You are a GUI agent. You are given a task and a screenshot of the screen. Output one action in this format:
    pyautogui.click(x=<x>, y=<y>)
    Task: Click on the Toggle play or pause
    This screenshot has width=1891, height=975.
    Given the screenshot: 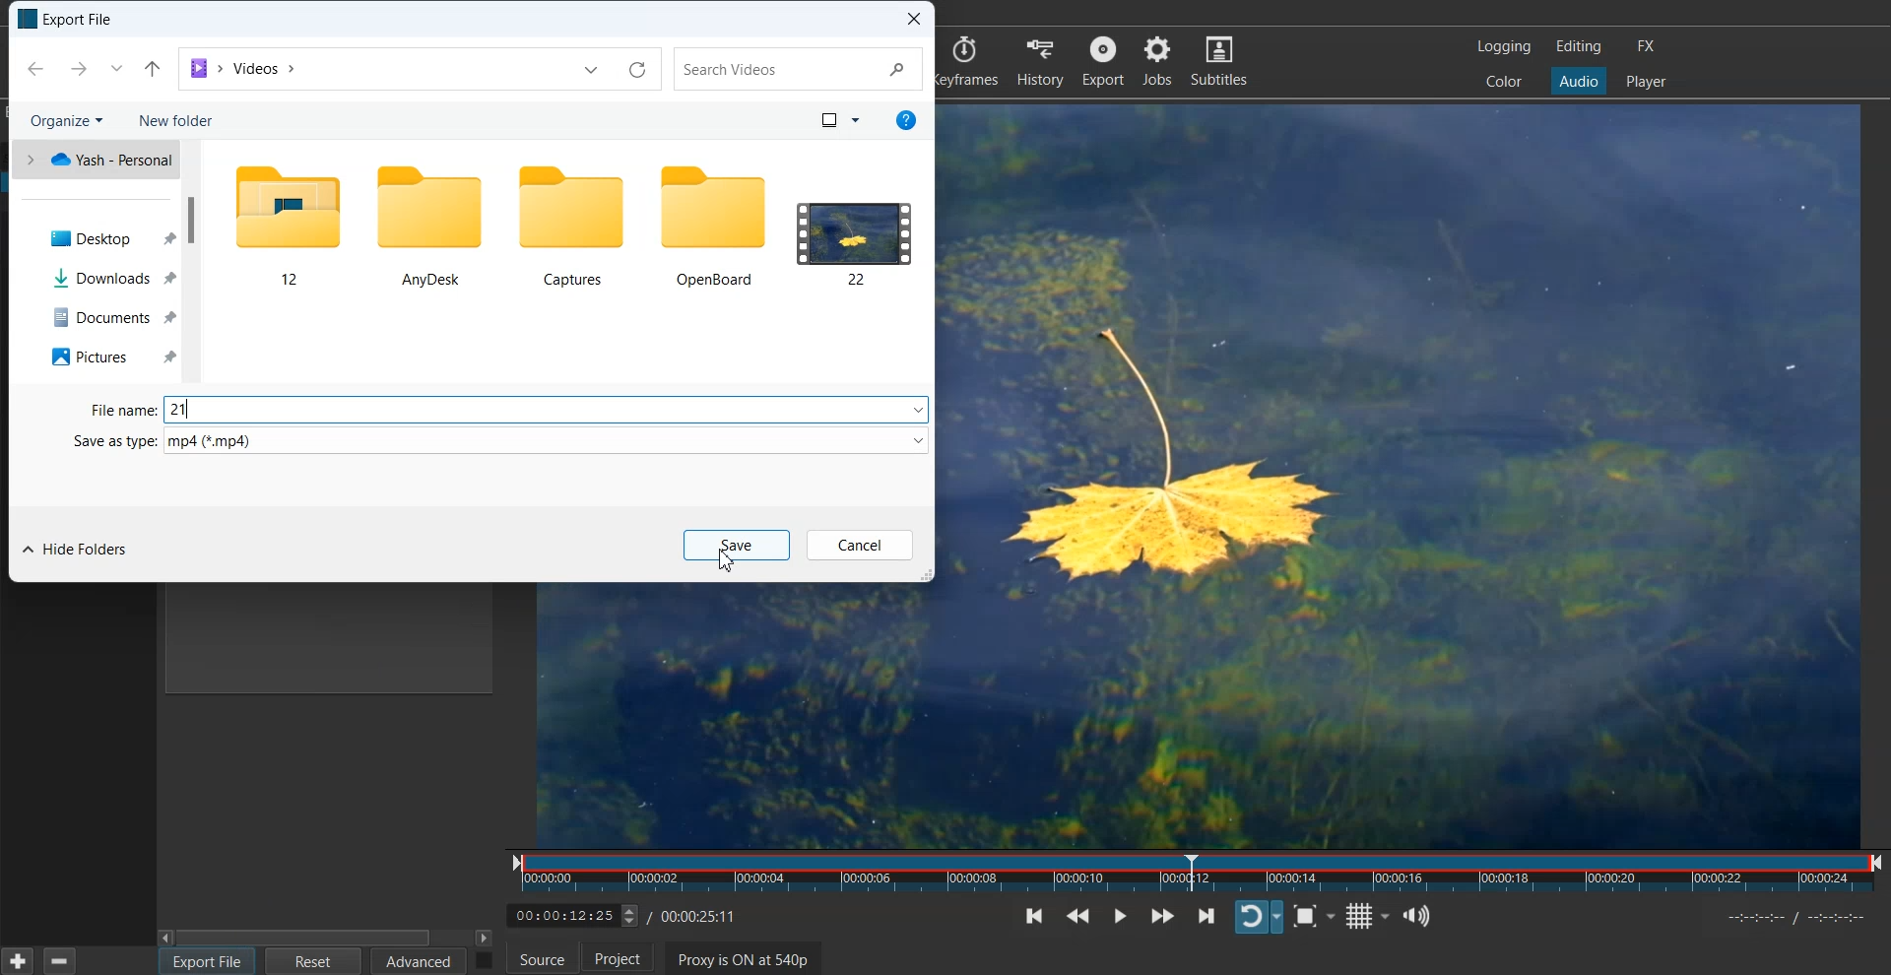 What is the action you would take?
    pyautogui.click(x=1126, y=916)
    